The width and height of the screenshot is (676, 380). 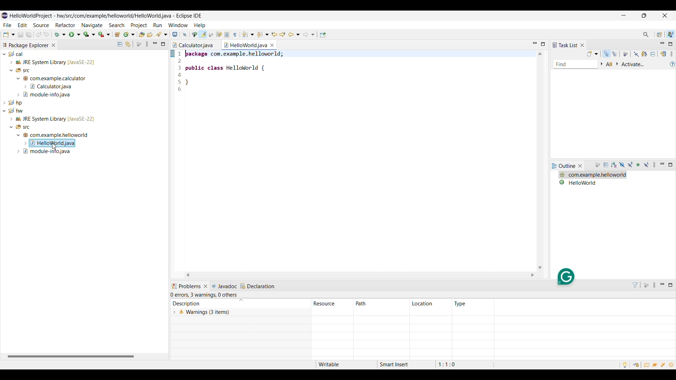 What do you see at coordinates (274, 35) in the screenshot?
I see `Previous edit location` at bounding box center [274, 35].